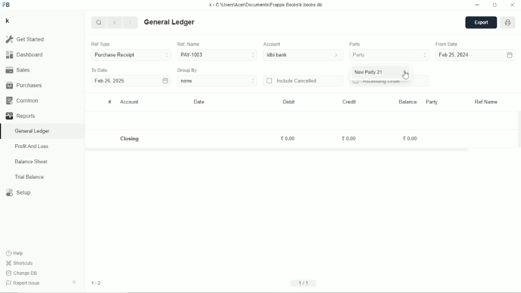  What do you see at coordinates (389, 55) in the screenshot?
I see `Party` at bounding box center [389, 55].